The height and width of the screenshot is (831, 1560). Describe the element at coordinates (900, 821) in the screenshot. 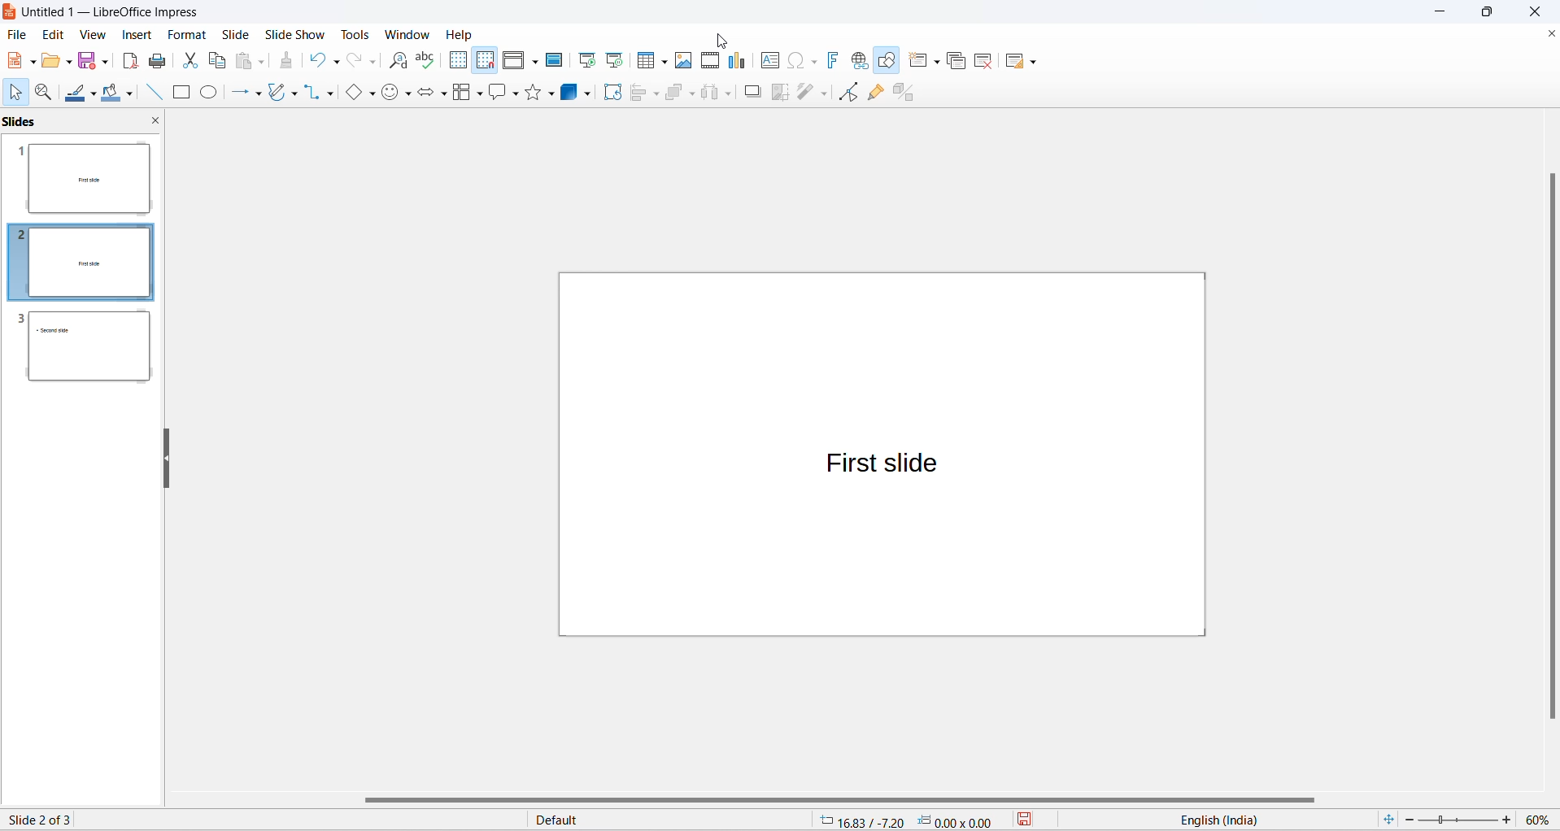

I see `cursor and selection placement` at that location.